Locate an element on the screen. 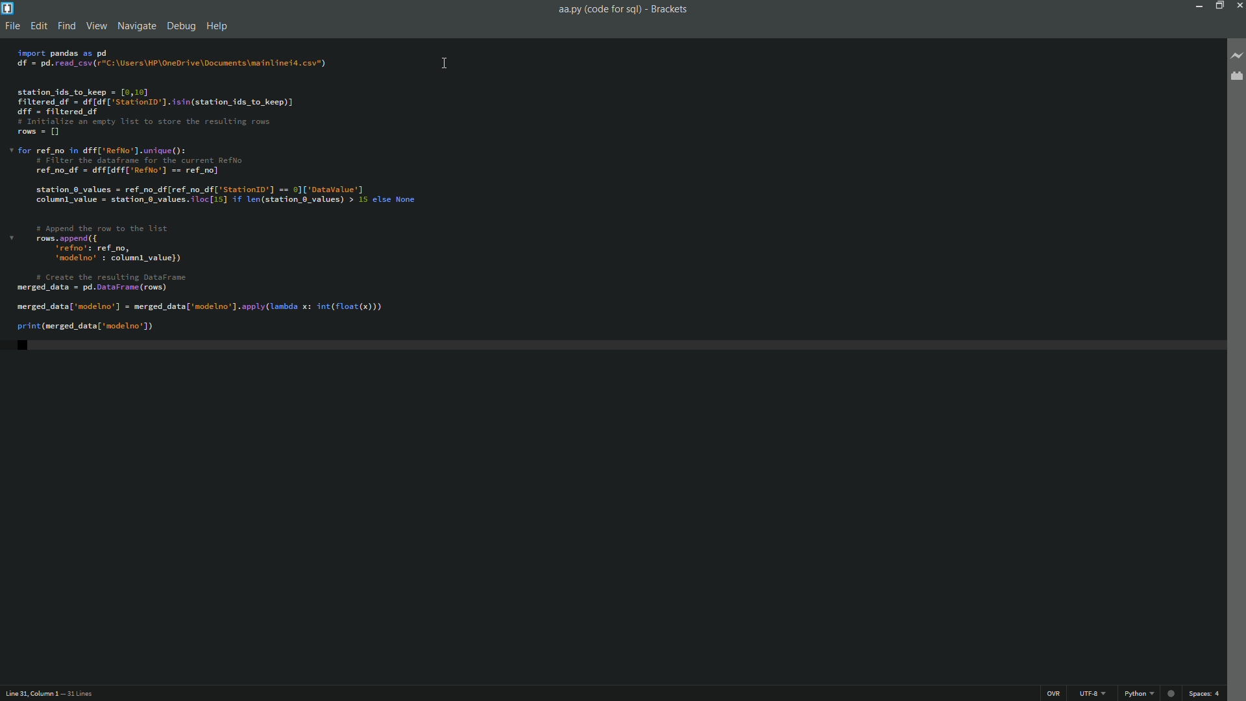 Image resolution: width=1246 pixels, height=701 pixels. ins is located at coordinates (1055, 693).